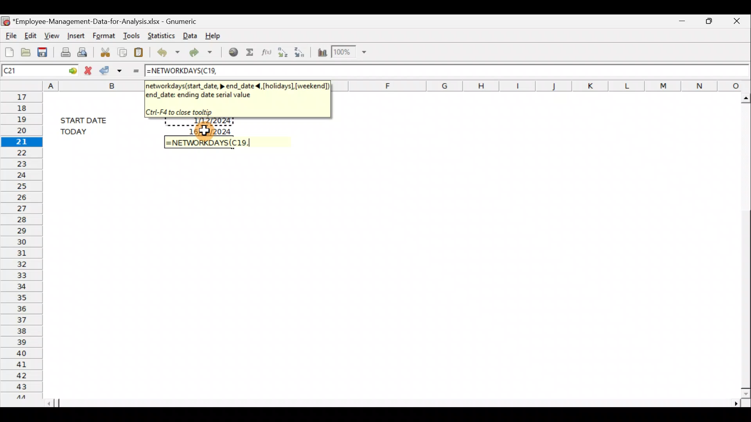  What do you see at coordinates (64, 52) in the screenshot?
I see `Print current file` at bounding box center [64, 52].